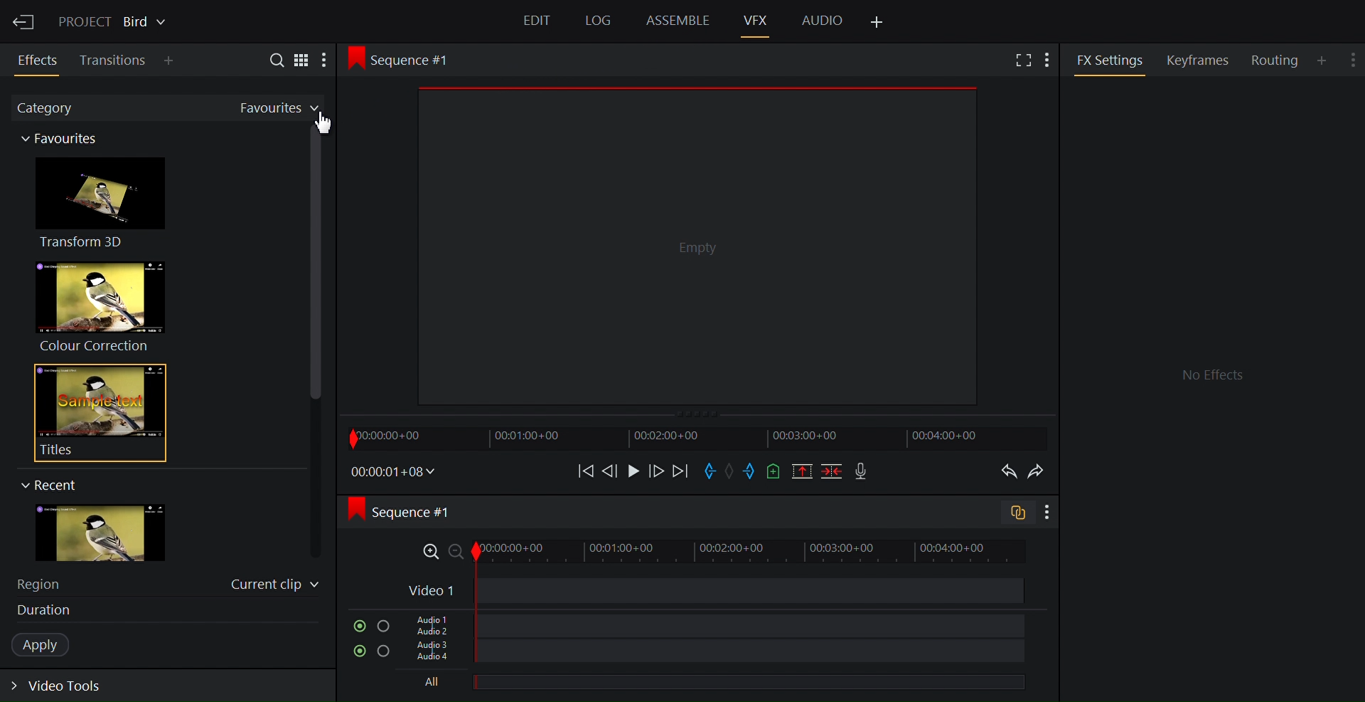 The image size is (1365, 702). Describe the element at coordinates (696, 438) in the screenshot. I see `Timeline` at that location.